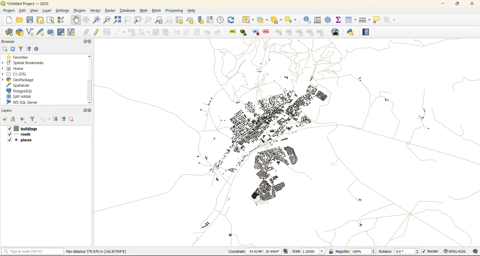 The image size is (480, 256). What do you see at coordinates (208, 32) in the screenshot?
I see `undo` at bounding box center [208, 32].